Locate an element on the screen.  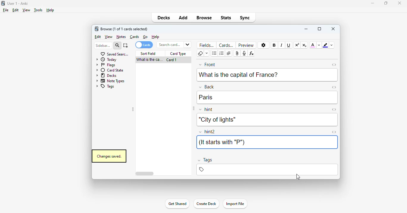
saved searches is located at coordinates (114, 54).